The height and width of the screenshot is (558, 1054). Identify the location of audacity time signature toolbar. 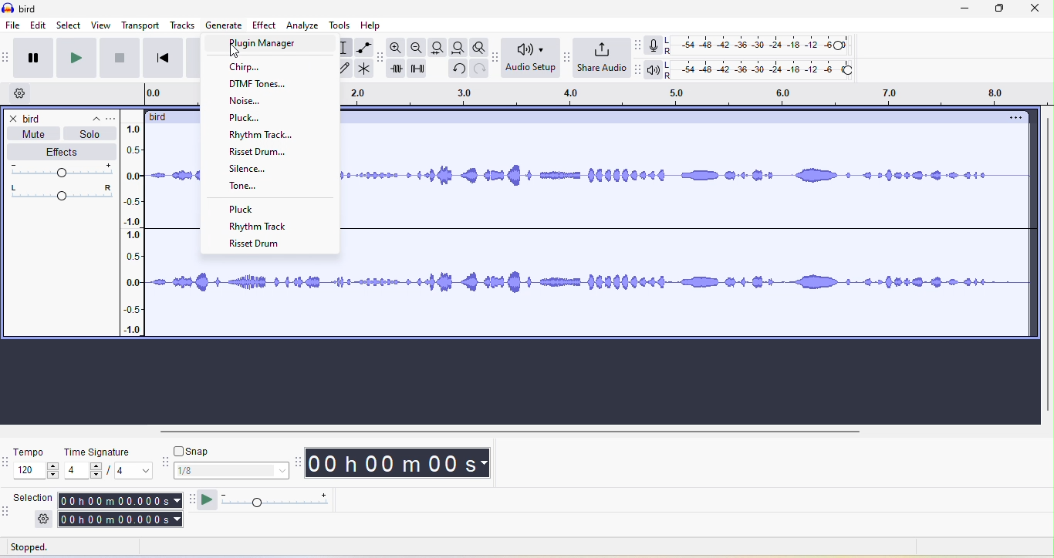
(7, 462).